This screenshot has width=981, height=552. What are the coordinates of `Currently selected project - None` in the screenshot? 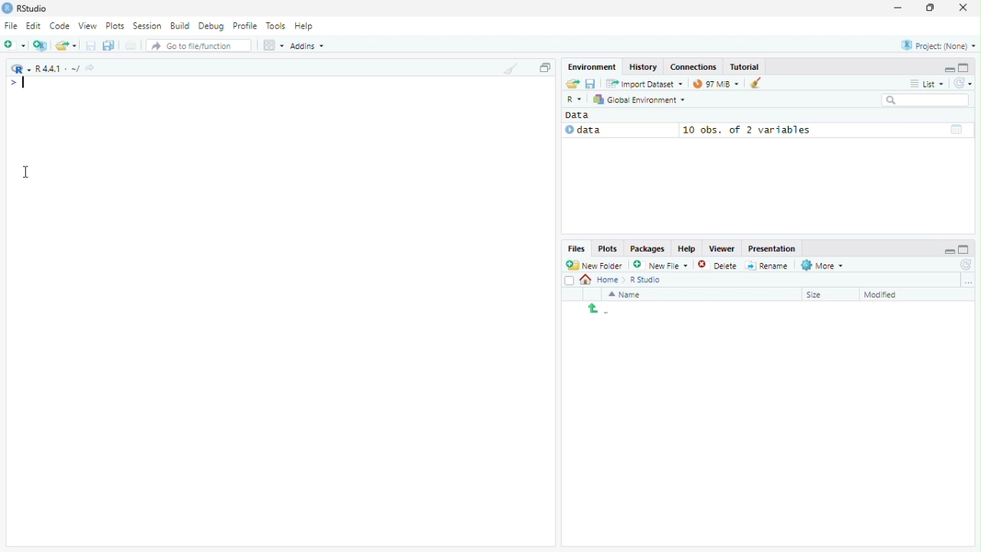 It's located at (937, 44).